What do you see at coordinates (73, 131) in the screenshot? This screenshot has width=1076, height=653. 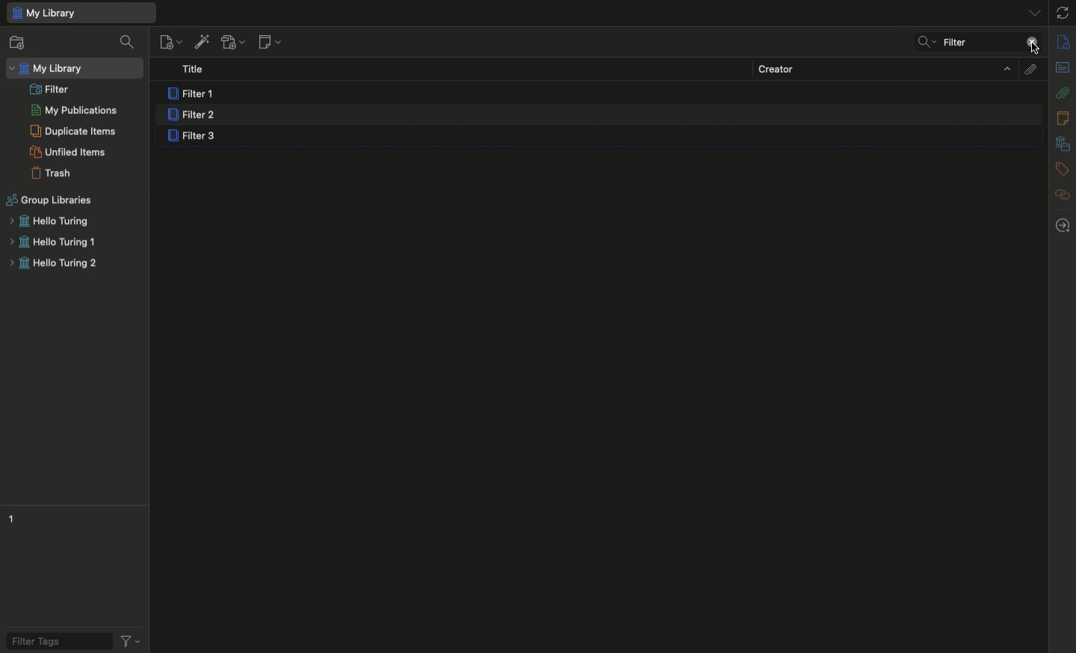 I see `Duplicate items` at bounding box center [73, 131].